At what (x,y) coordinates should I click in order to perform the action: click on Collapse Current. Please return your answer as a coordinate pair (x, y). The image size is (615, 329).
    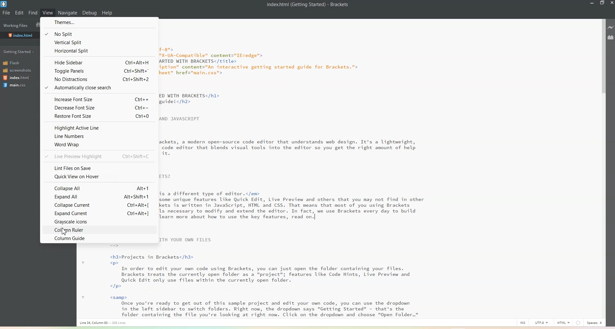
    Looking at the image, I should click on (99, 205).